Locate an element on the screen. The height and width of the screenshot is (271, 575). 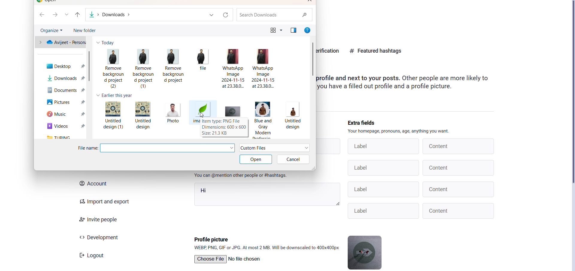
Untitled design is located at coordinates (144, 115).